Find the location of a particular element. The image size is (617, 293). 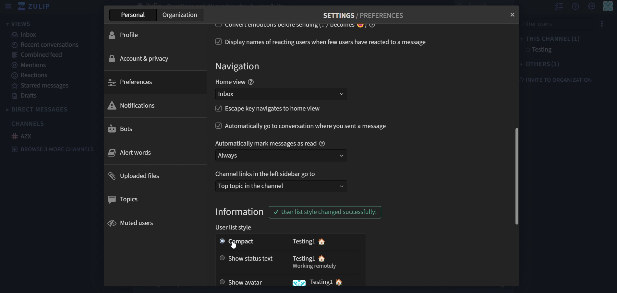

sidebar is located at coordinates (8, 6).